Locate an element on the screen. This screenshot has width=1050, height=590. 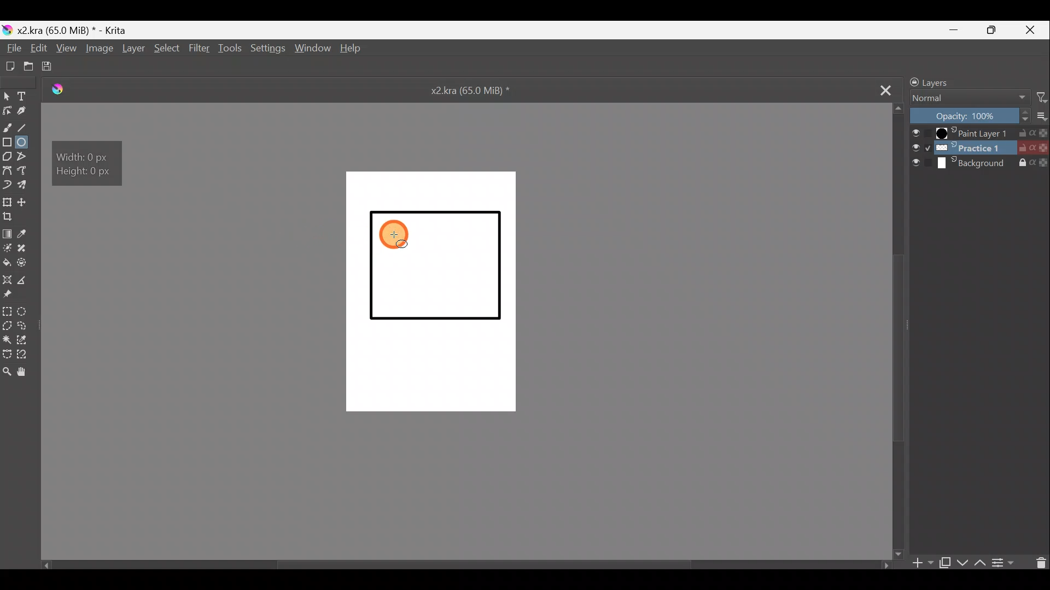
lock/unlock docker is located at coordinates (911, 81).